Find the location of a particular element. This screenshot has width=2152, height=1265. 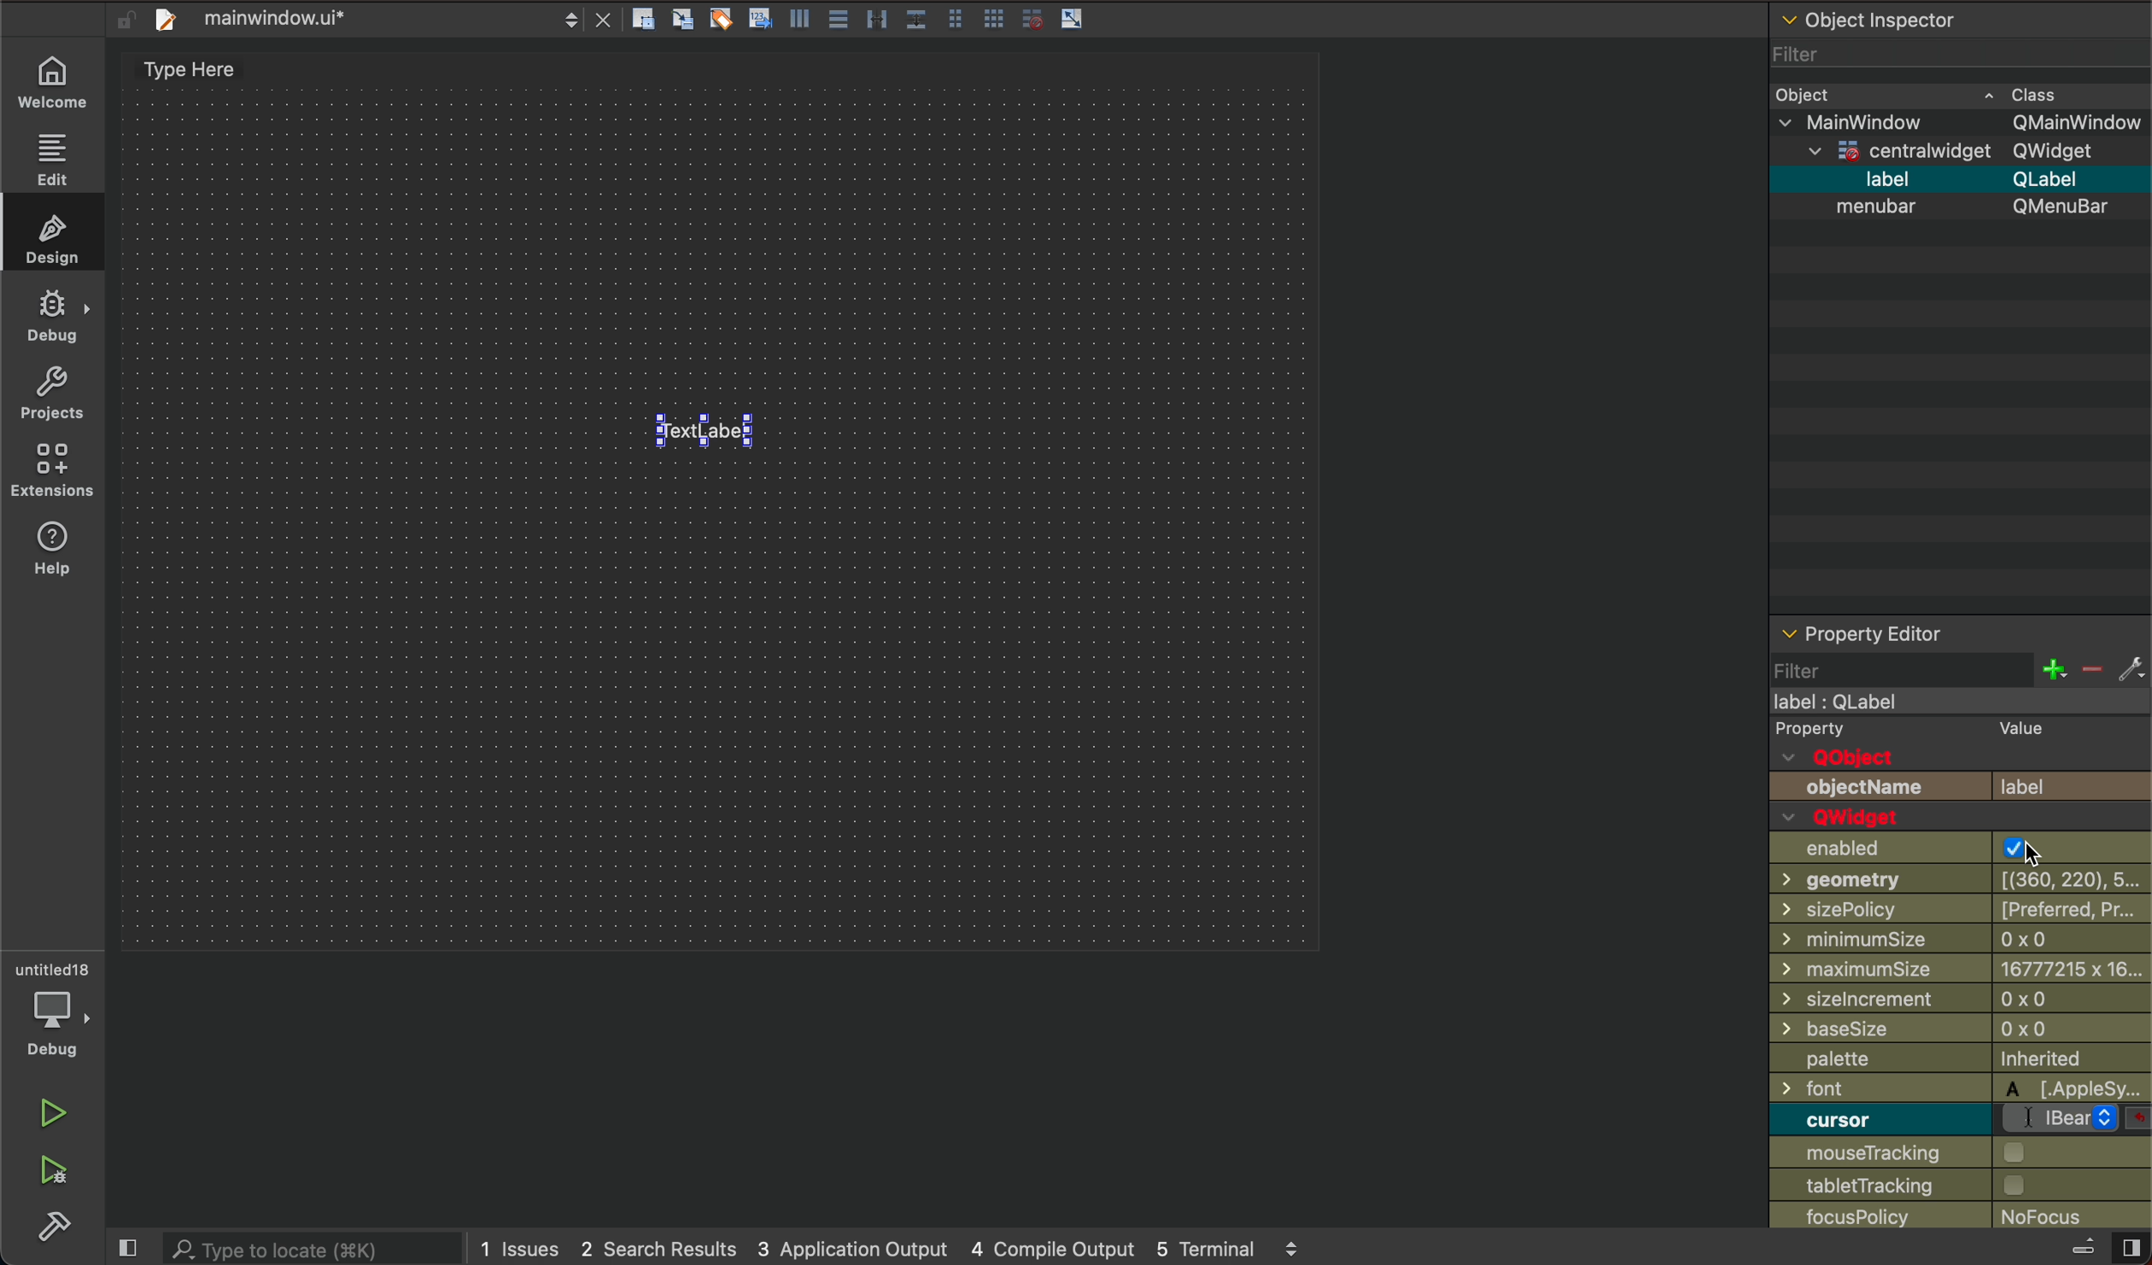

tabletTracking is located at coordinates (1864, 1186).